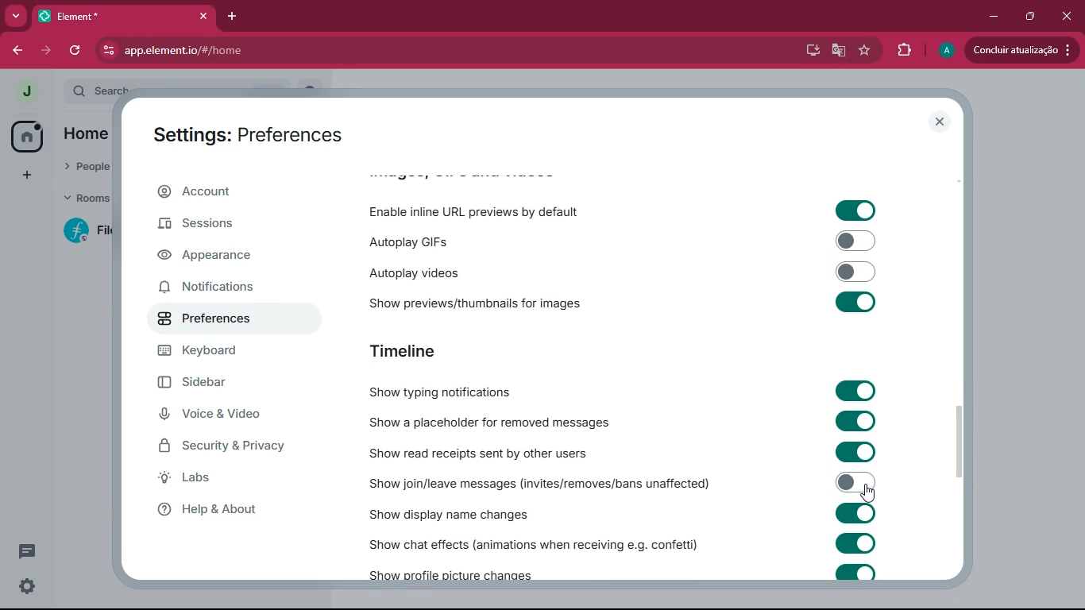  I want to click on toggle on/off, so click(855, 210).